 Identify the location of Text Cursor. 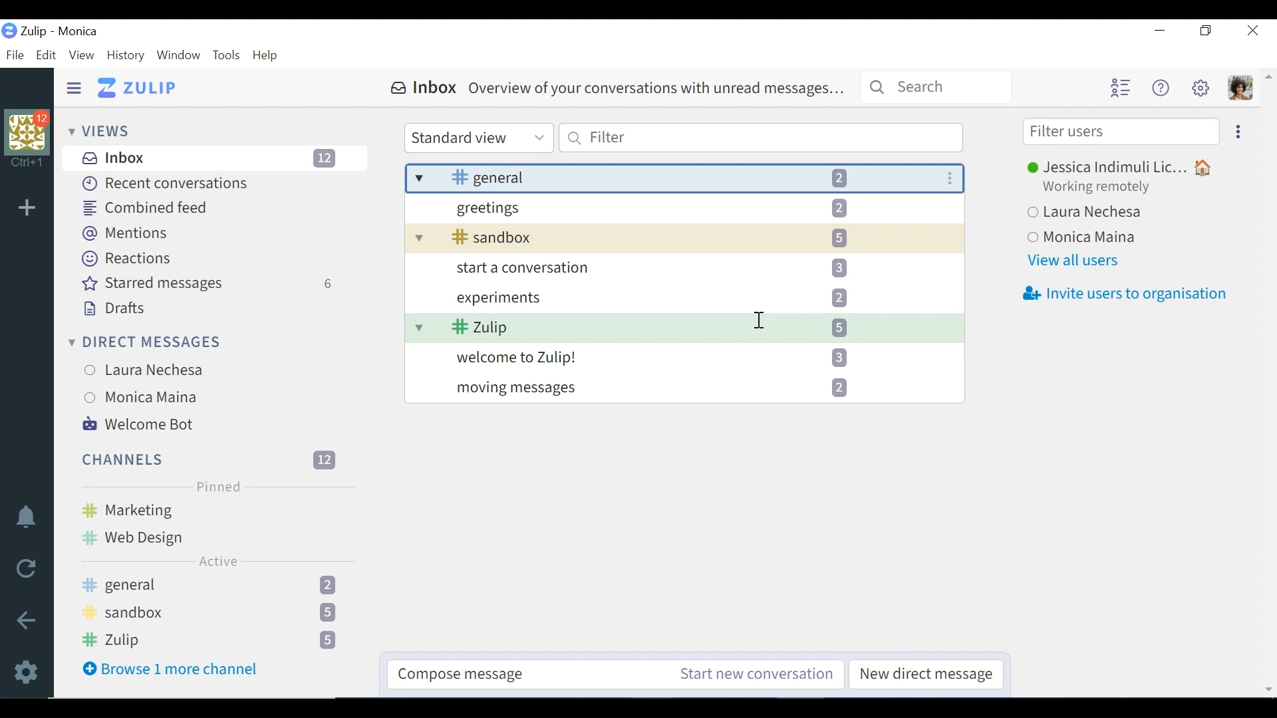
(761, 318).